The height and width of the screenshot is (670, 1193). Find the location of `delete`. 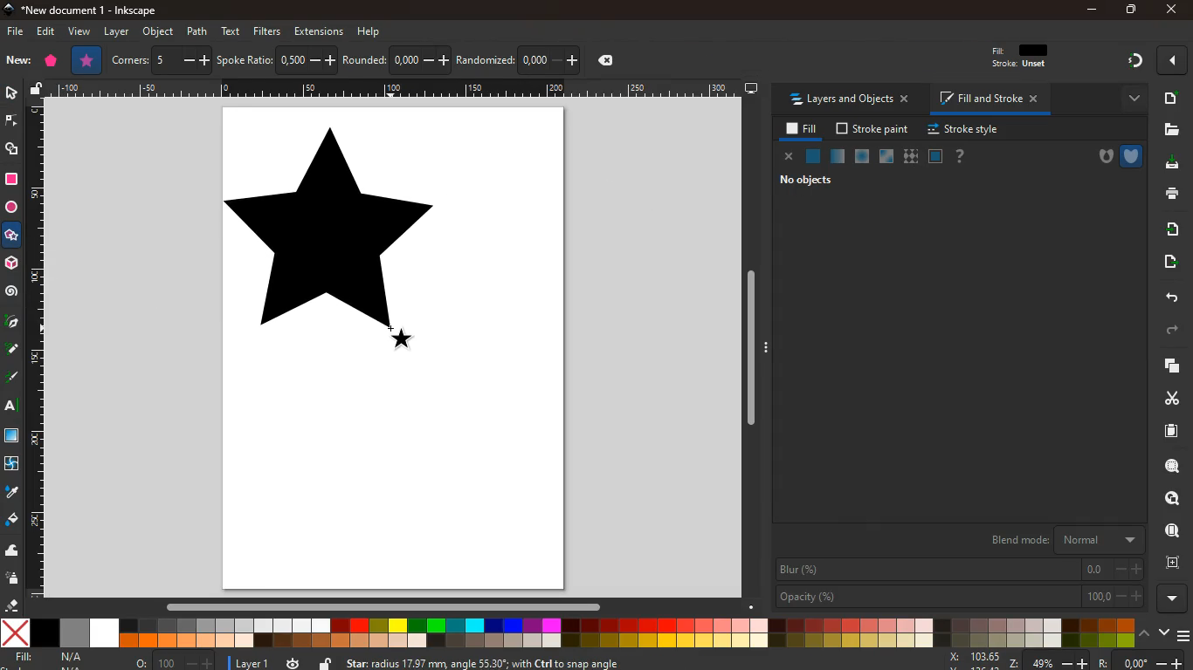

delete is located at coordinates (610, 62).